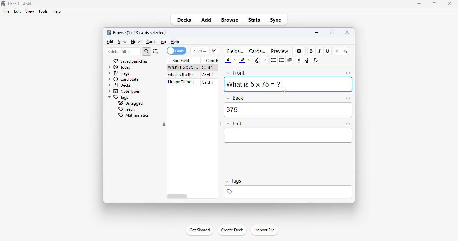 The width and height of the screenshot is (458, 241). Describe the element at coordinates (182, 82) in the screenshot. I see `happy birthday song!!!.mp3` at that location.